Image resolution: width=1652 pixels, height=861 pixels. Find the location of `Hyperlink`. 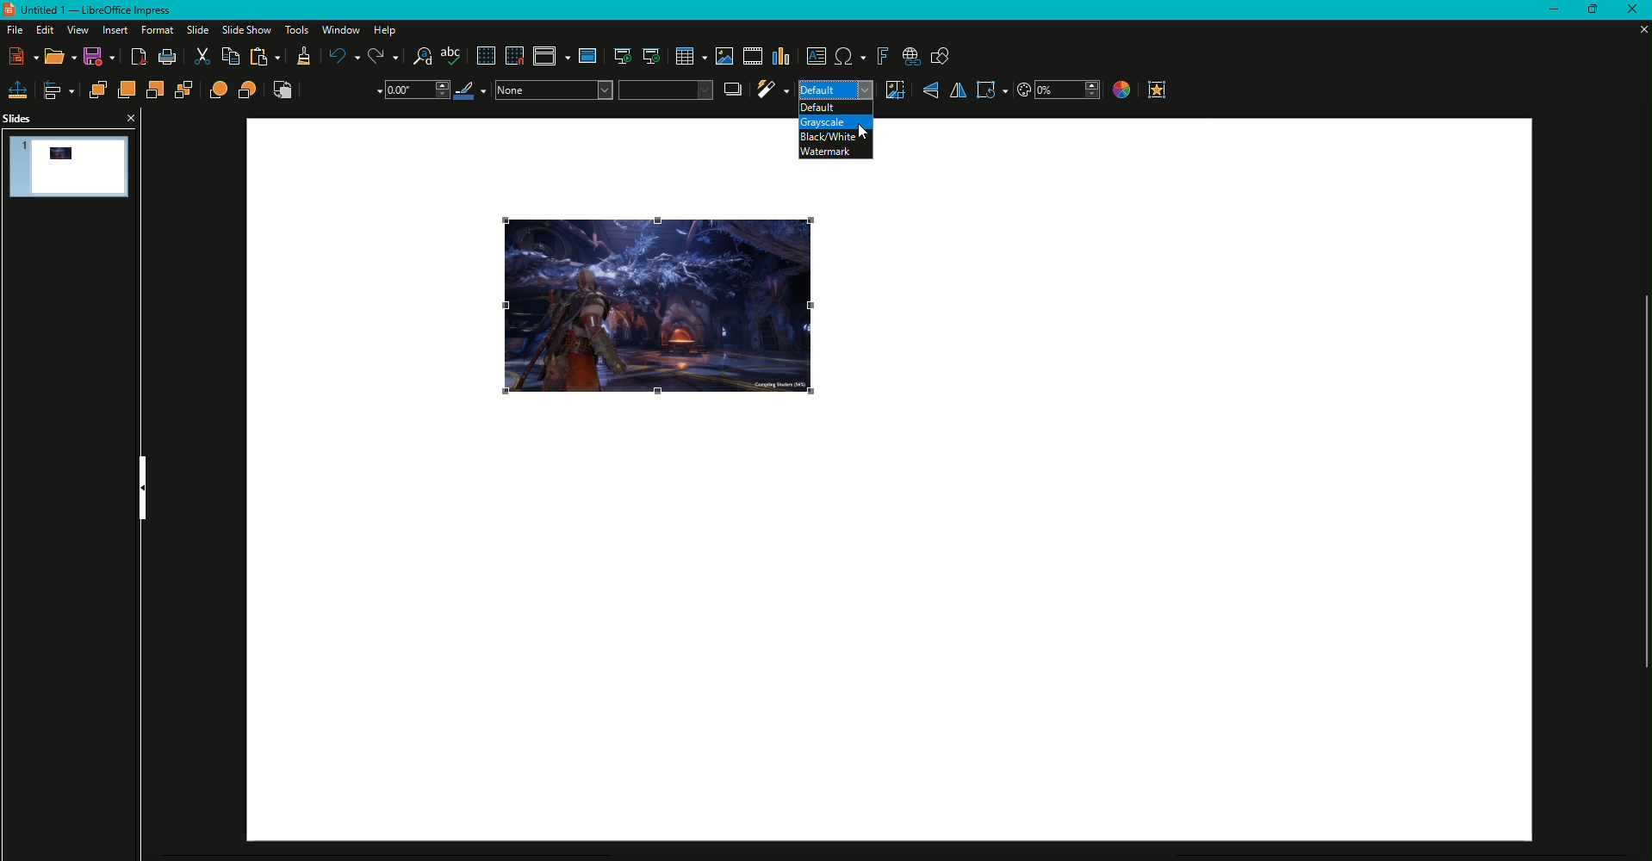

Hyperlink is located at coordinates (911, 58).